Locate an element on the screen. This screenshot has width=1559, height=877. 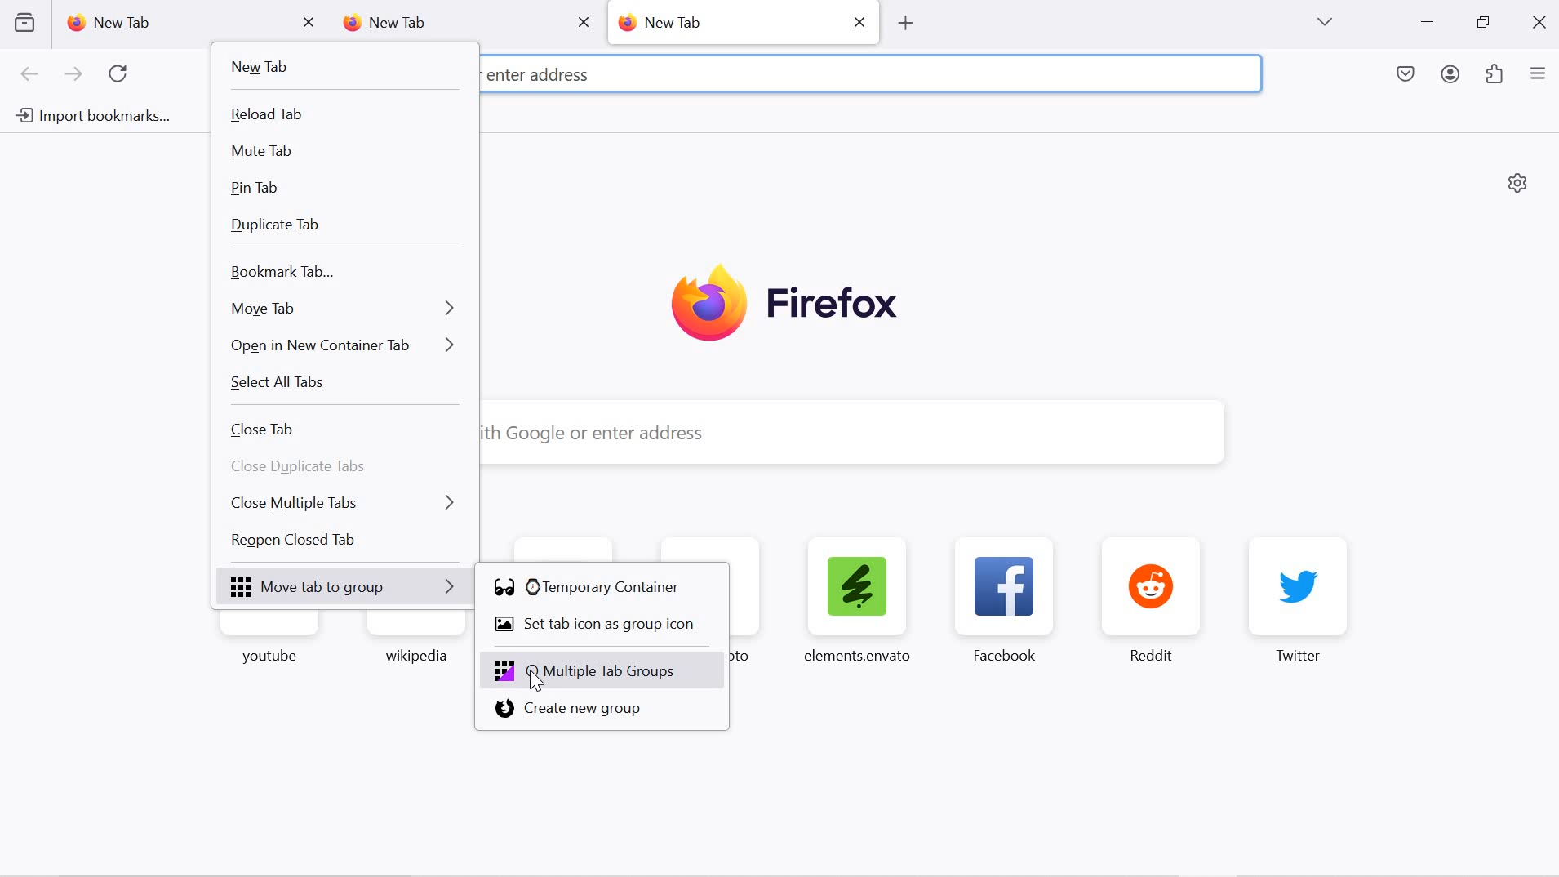
extensions is located at coordinates (1495, 76).